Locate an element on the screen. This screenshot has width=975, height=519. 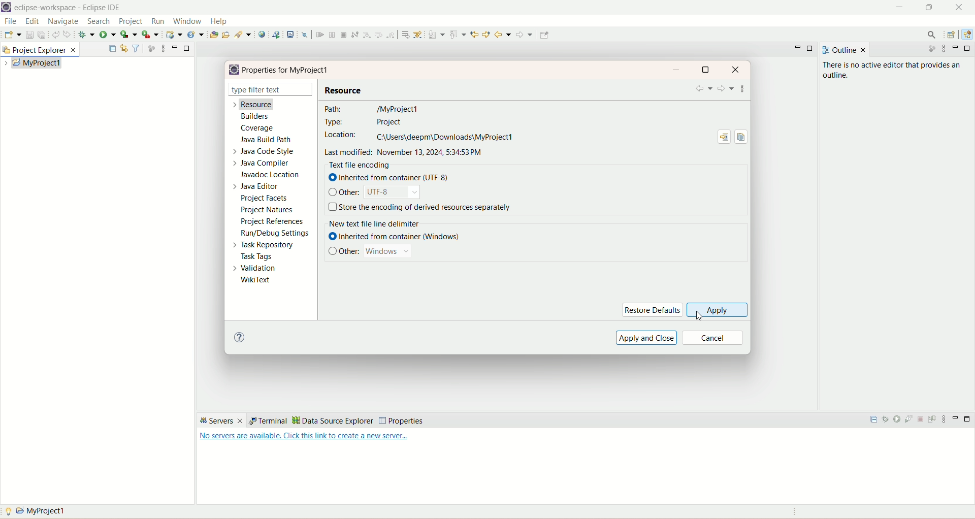
search is located at coordinates (931, 34).